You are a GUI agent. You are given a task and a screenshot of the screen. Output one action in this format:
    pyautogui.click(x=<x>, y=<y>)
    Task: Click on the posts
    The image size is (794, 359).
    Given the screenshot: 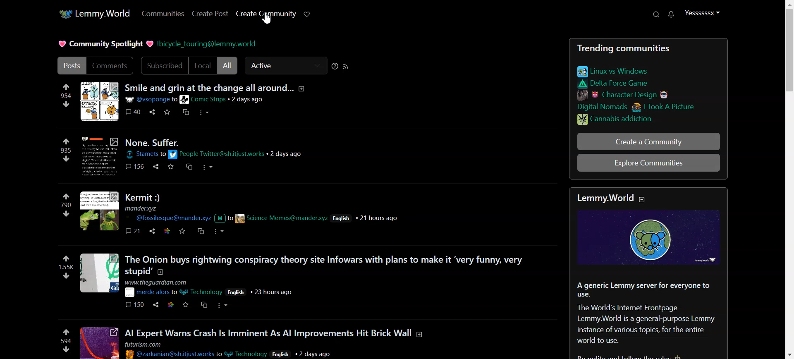 What is the action you would take?
    pyautogui.click(x=222, y=88)
    